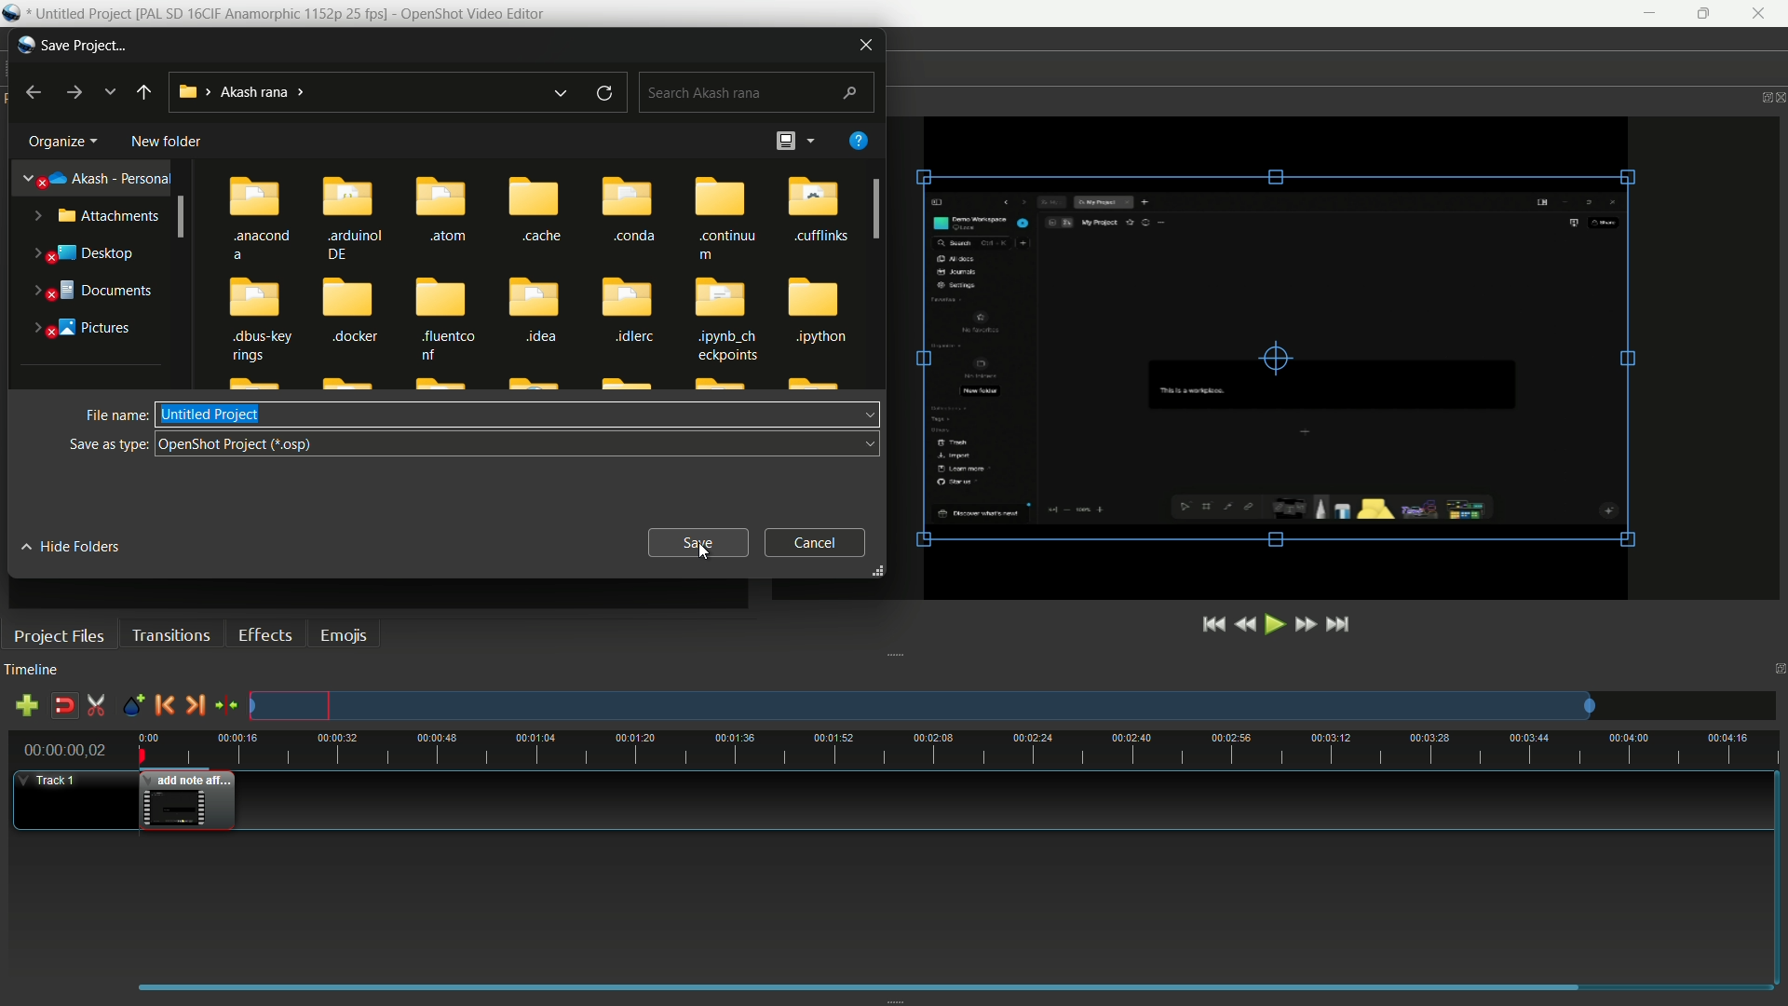 The image size is (1788, 1006). What do you see at coordinates (1707, 14) in the screenshot?
I see `maximize` at bounding box center [1707, 14].